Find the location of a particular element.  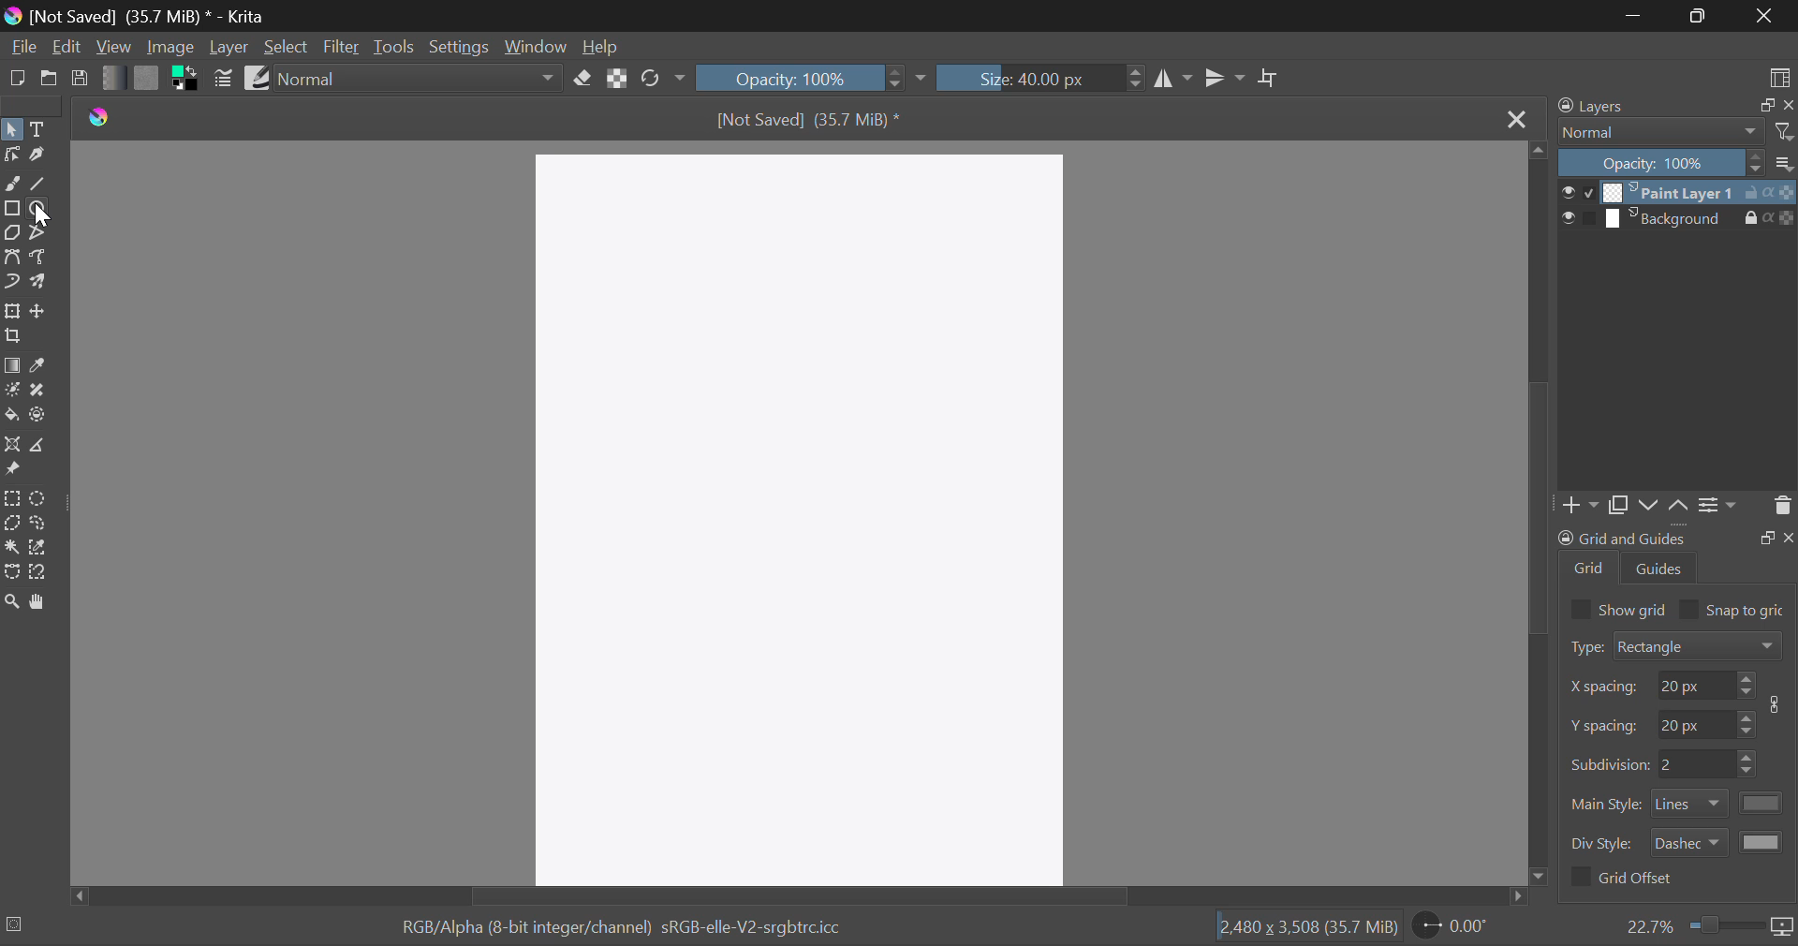

Zoom is located at coordinates (12, 600).